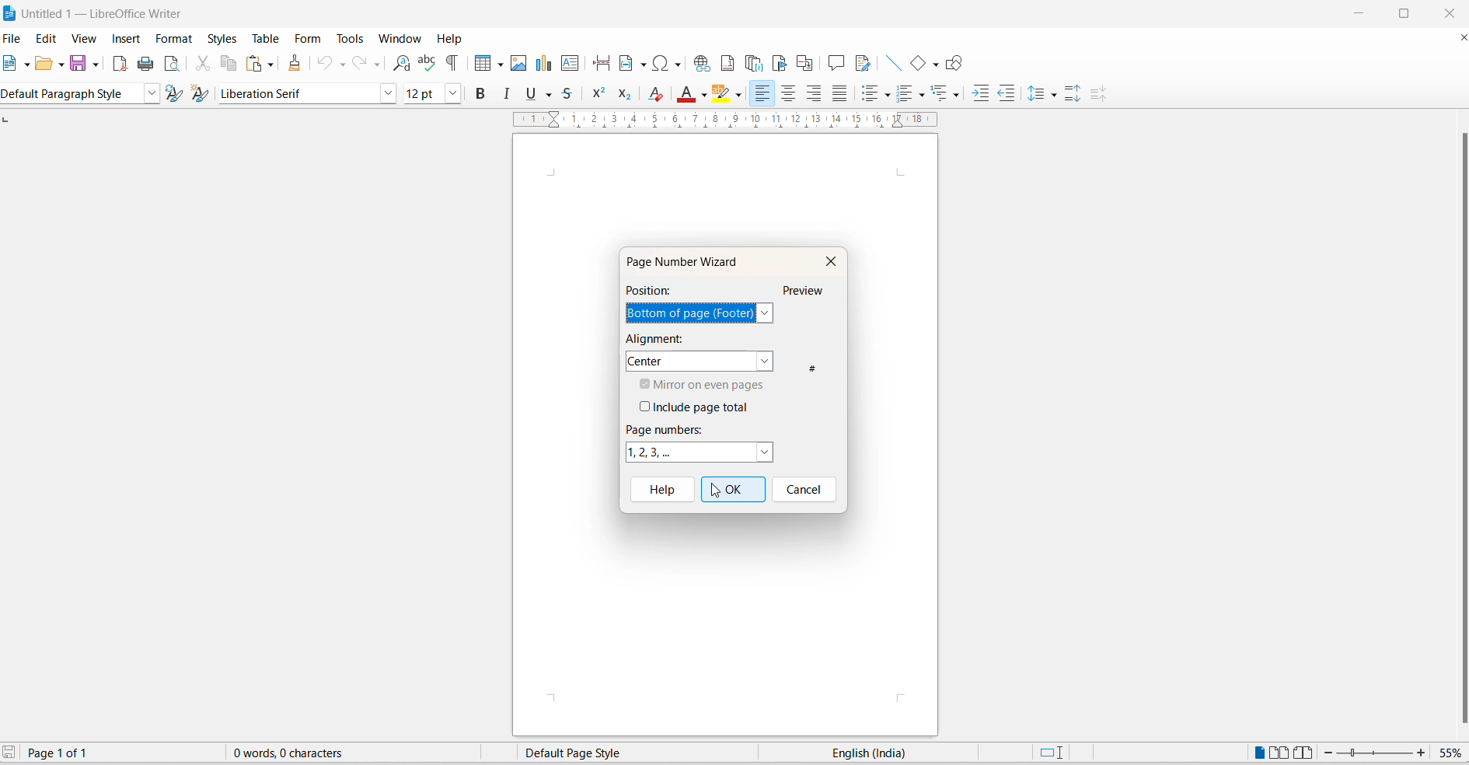  What do you see at coordinates (427, 64) in the screenshot?
I see `spellings` at bounding box center [427, 64].